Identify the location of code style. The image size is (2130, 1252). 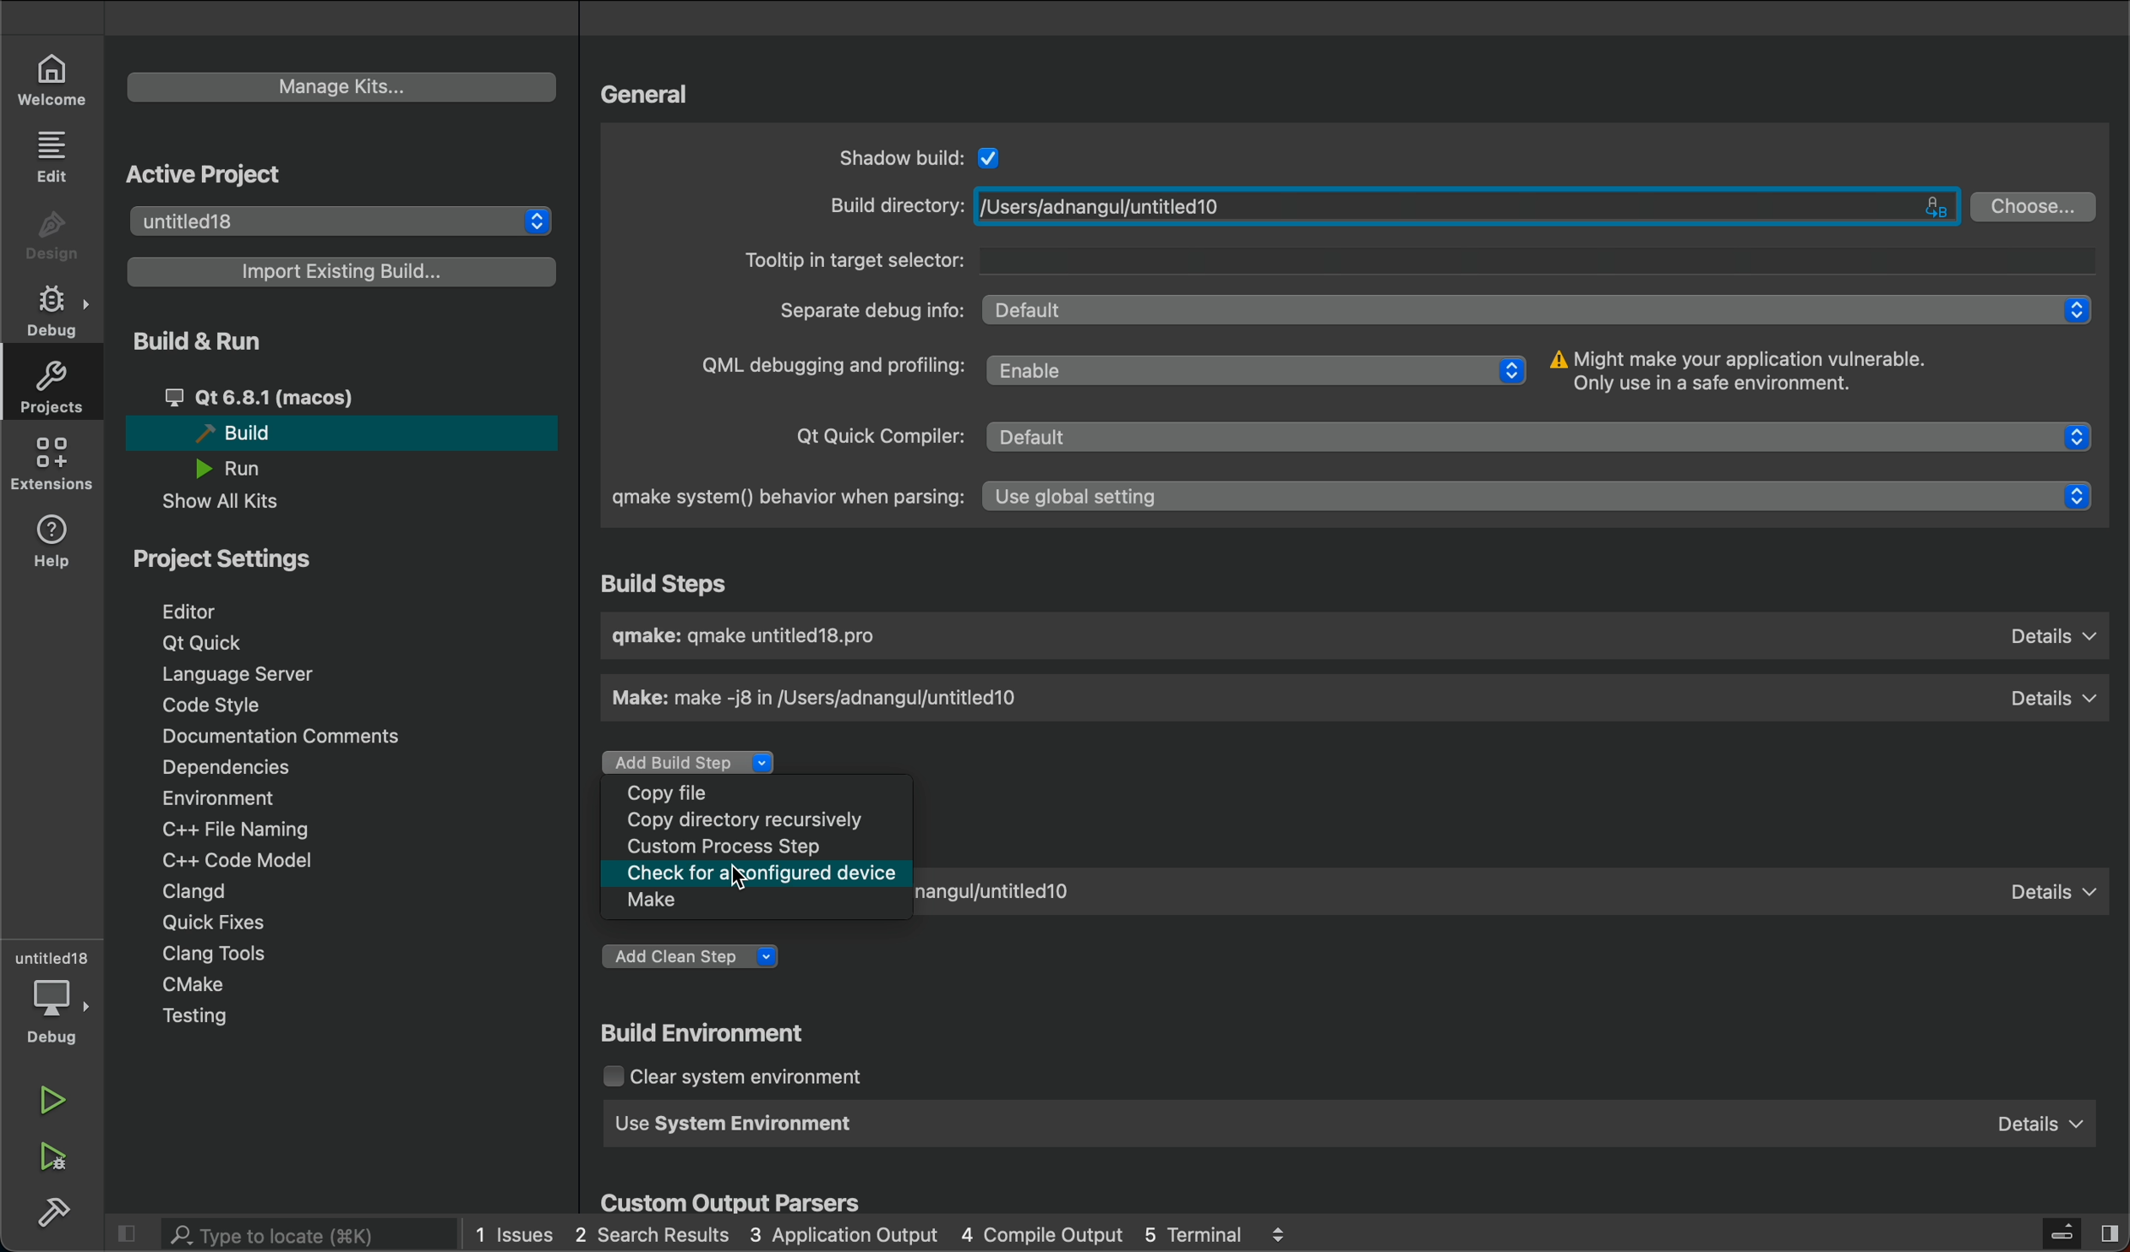
(223, 704).